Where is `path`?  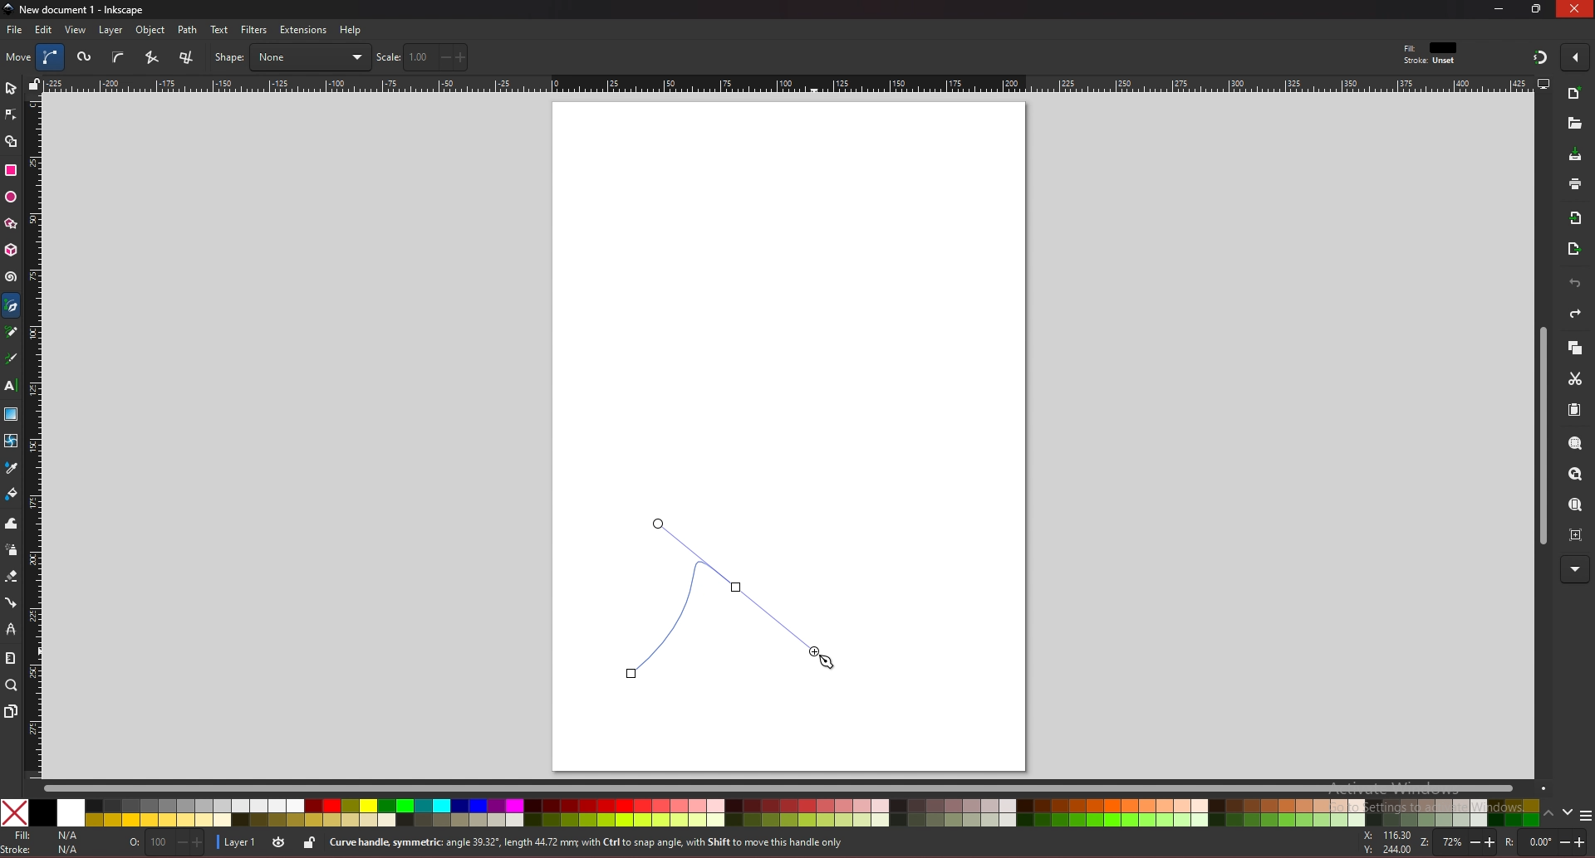 path is located at coordinates (189, 30).